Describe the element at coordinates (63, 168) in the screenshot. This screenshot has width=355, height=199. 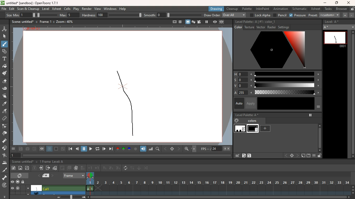
I see `back` at that location.